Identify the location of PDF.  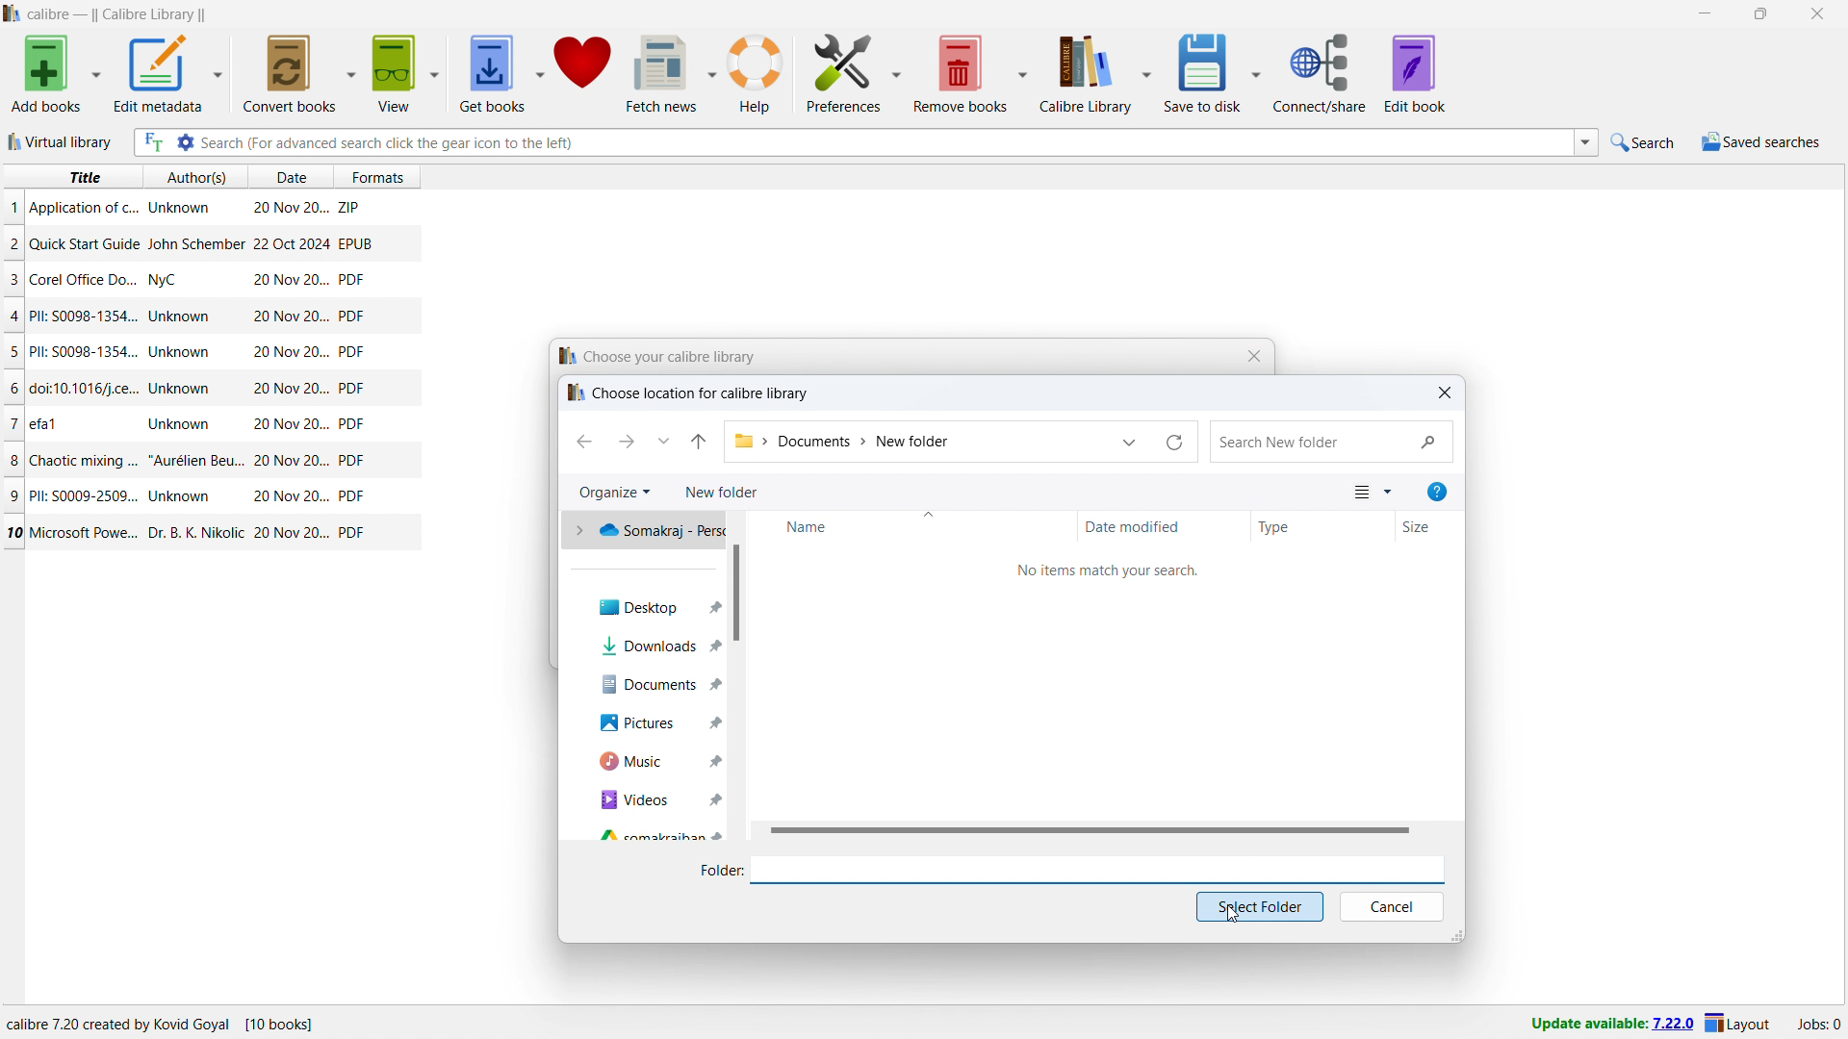
(351, 279).